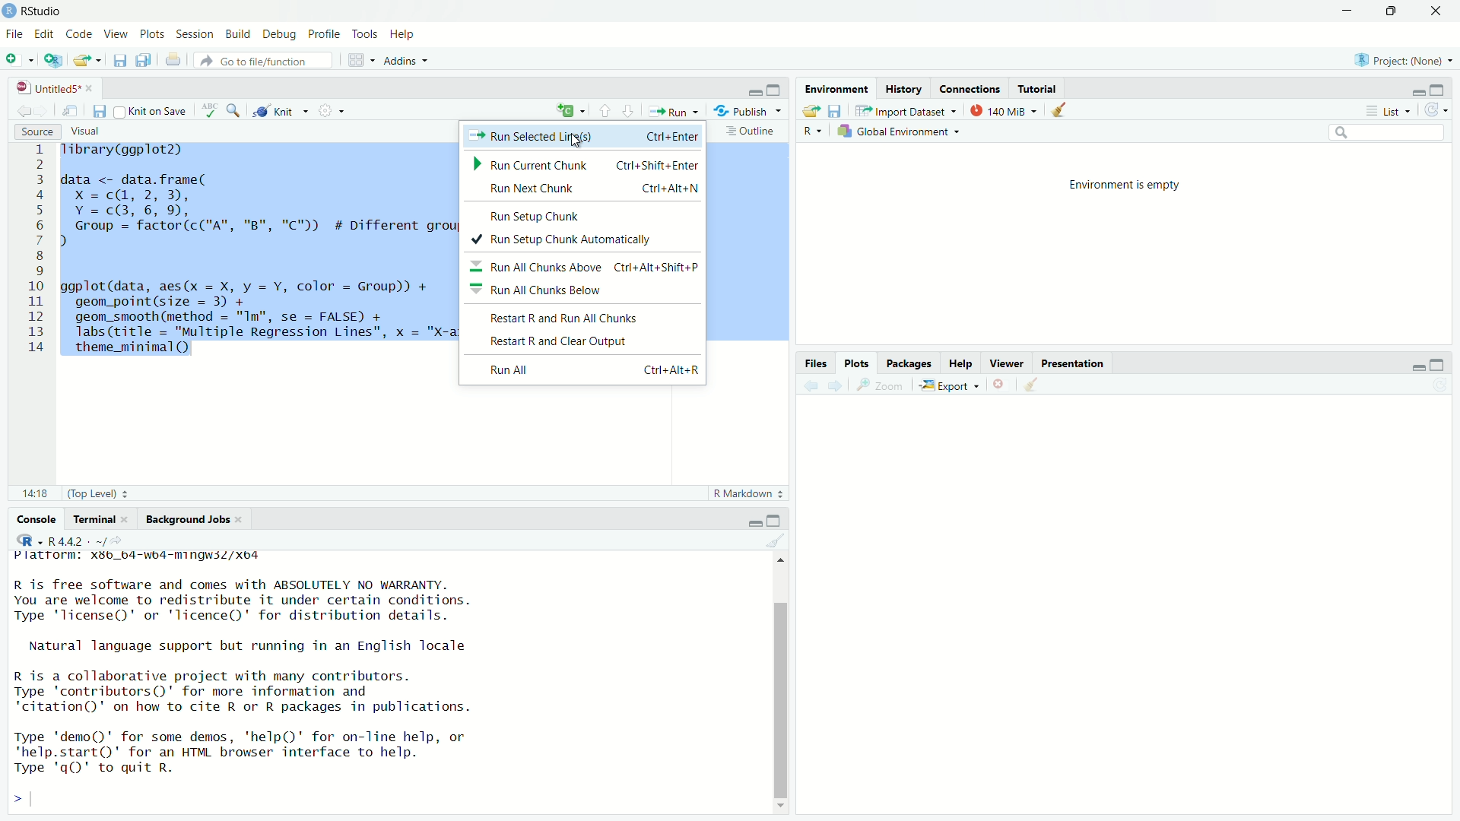 The height and width of the screenshot is (821, 1460). Describe the element at coordinates (17, 34) in the screenshot. I see `File` at that location.